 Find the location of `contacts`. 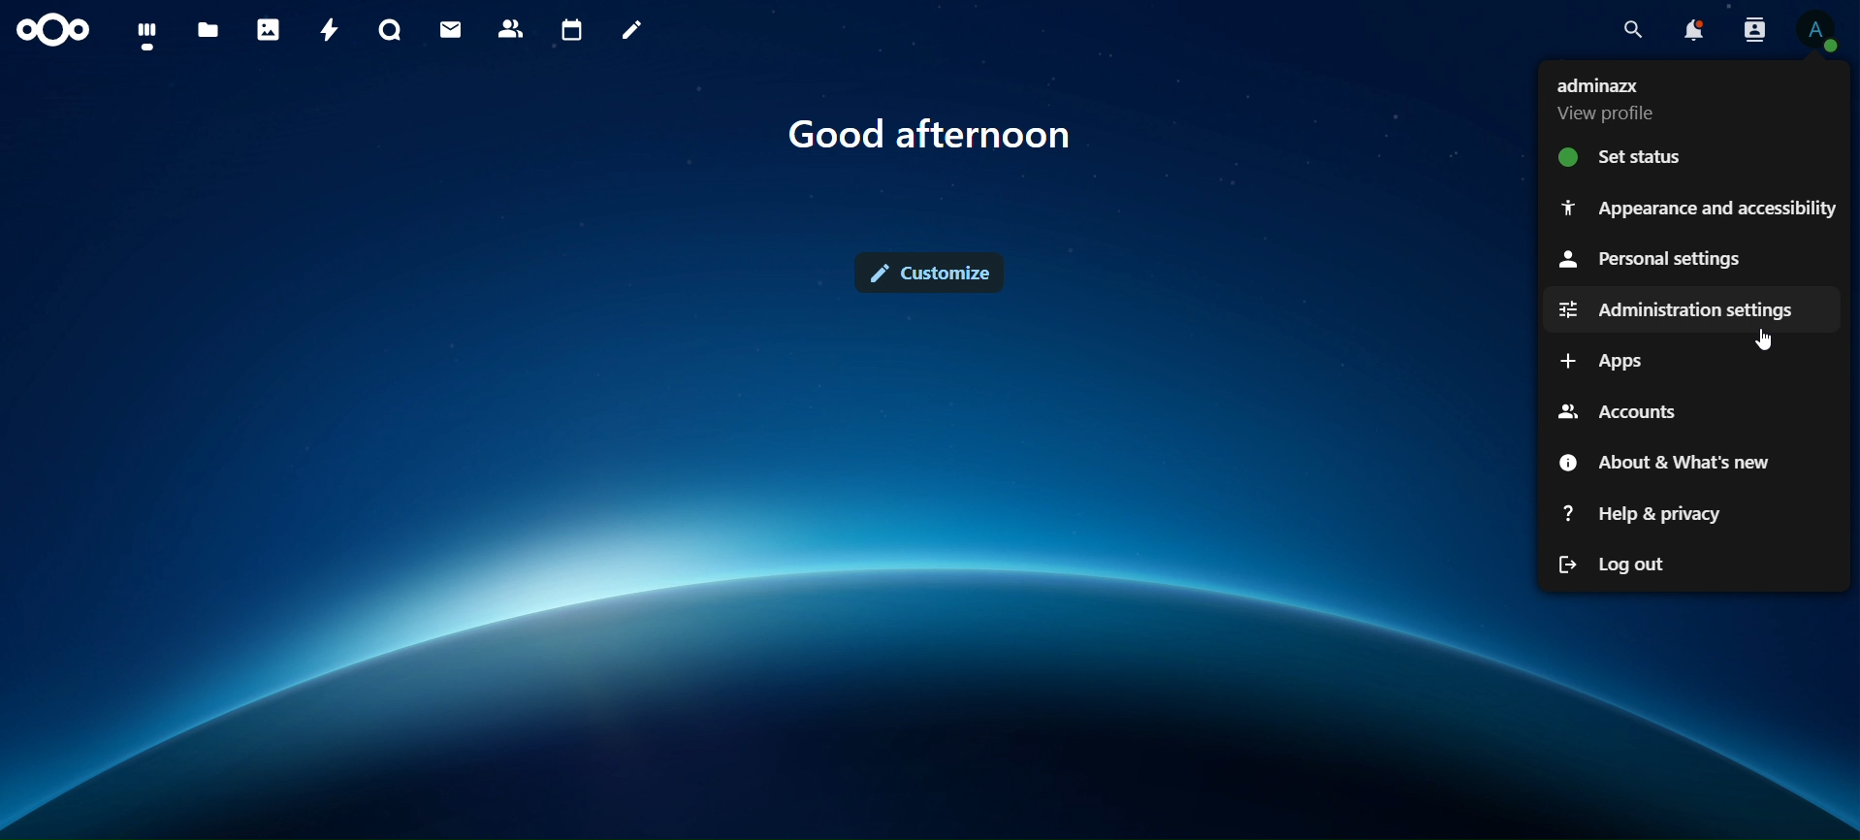

contacts is located at coordinates (511, 30).